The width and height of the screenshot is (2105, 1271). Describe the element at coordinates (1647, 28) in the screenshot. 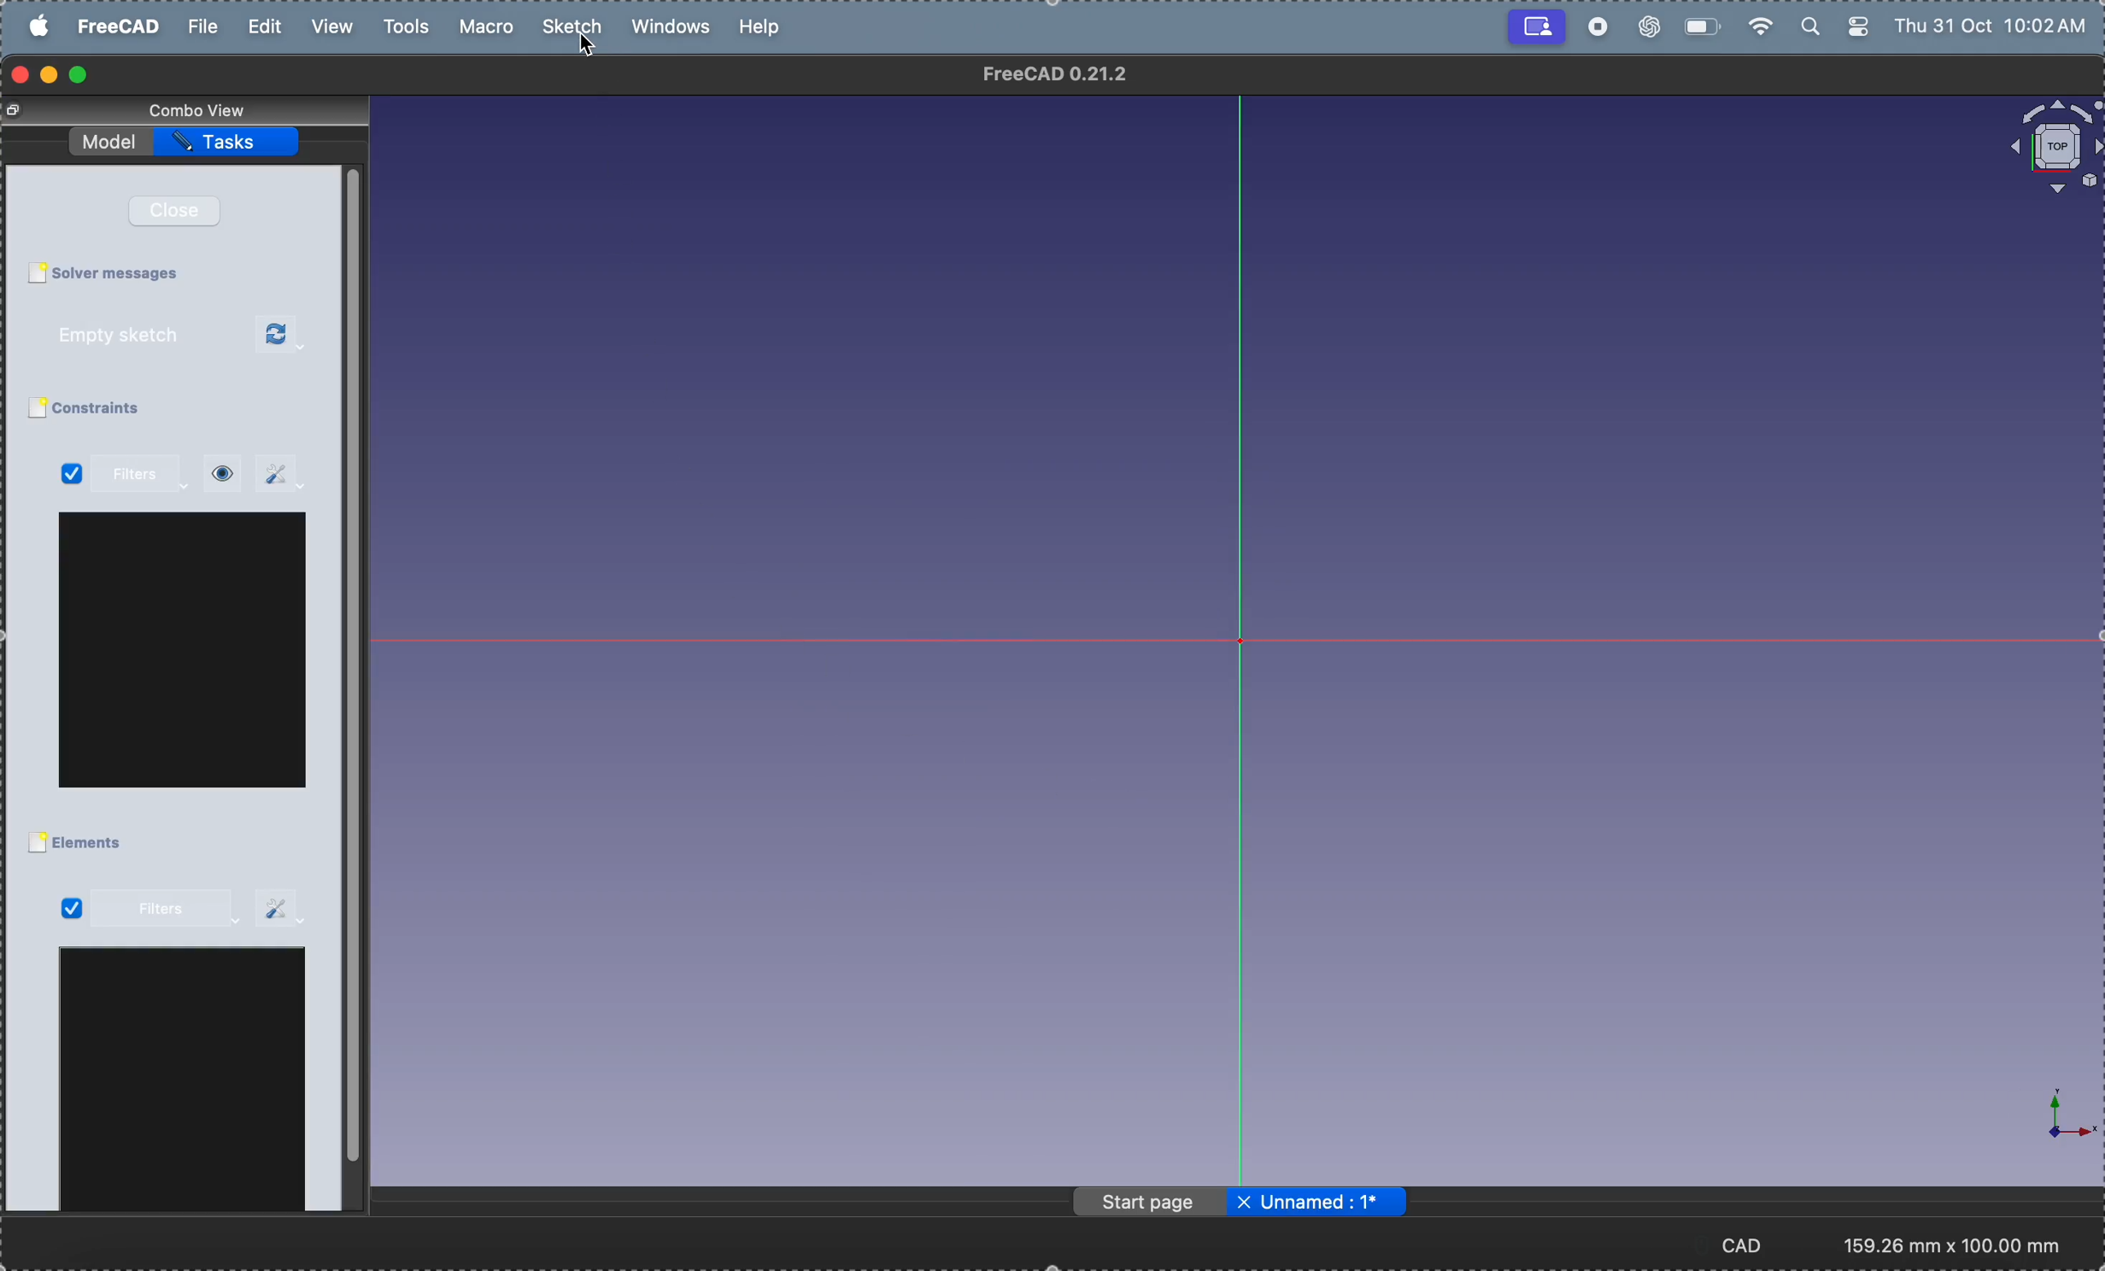

I see `chatgpt` at that location.